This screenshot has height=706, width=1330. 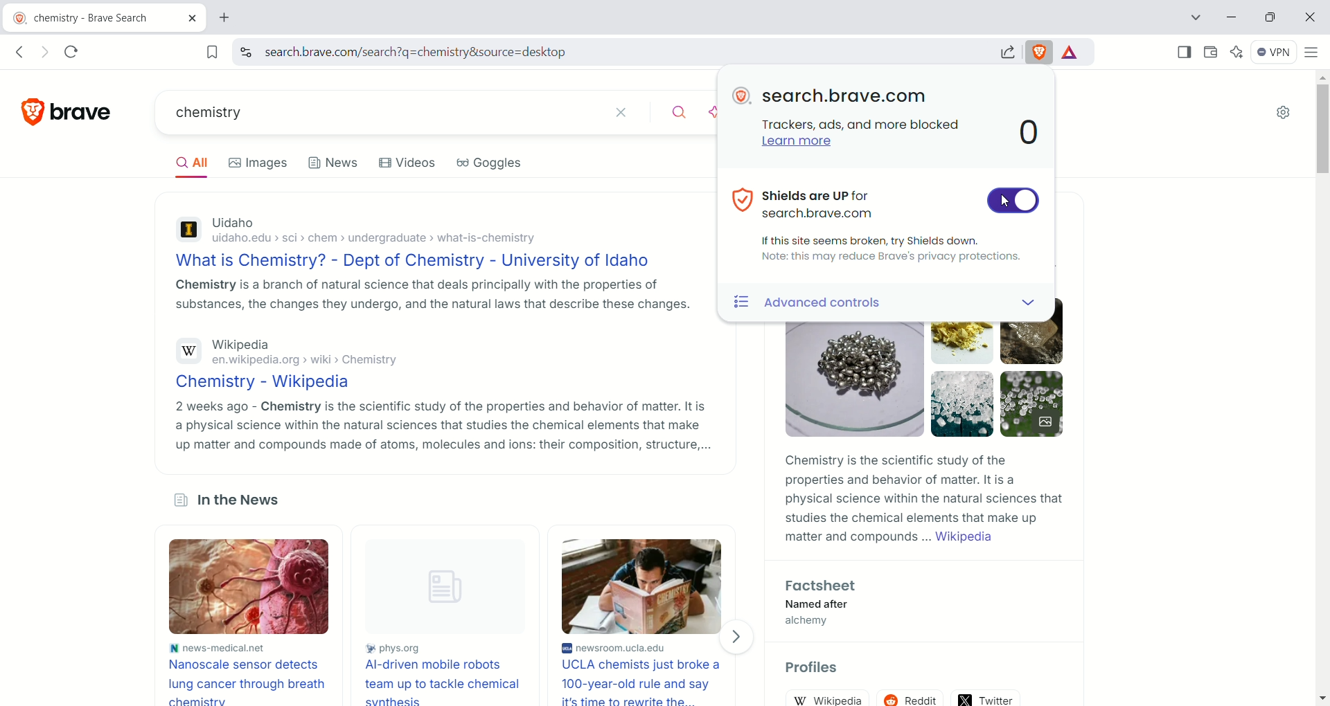 What do you see at coordinates (645, 649) in the screenshot?
I see `newsroom.ucla.edu` at bounding box center [645, 649].